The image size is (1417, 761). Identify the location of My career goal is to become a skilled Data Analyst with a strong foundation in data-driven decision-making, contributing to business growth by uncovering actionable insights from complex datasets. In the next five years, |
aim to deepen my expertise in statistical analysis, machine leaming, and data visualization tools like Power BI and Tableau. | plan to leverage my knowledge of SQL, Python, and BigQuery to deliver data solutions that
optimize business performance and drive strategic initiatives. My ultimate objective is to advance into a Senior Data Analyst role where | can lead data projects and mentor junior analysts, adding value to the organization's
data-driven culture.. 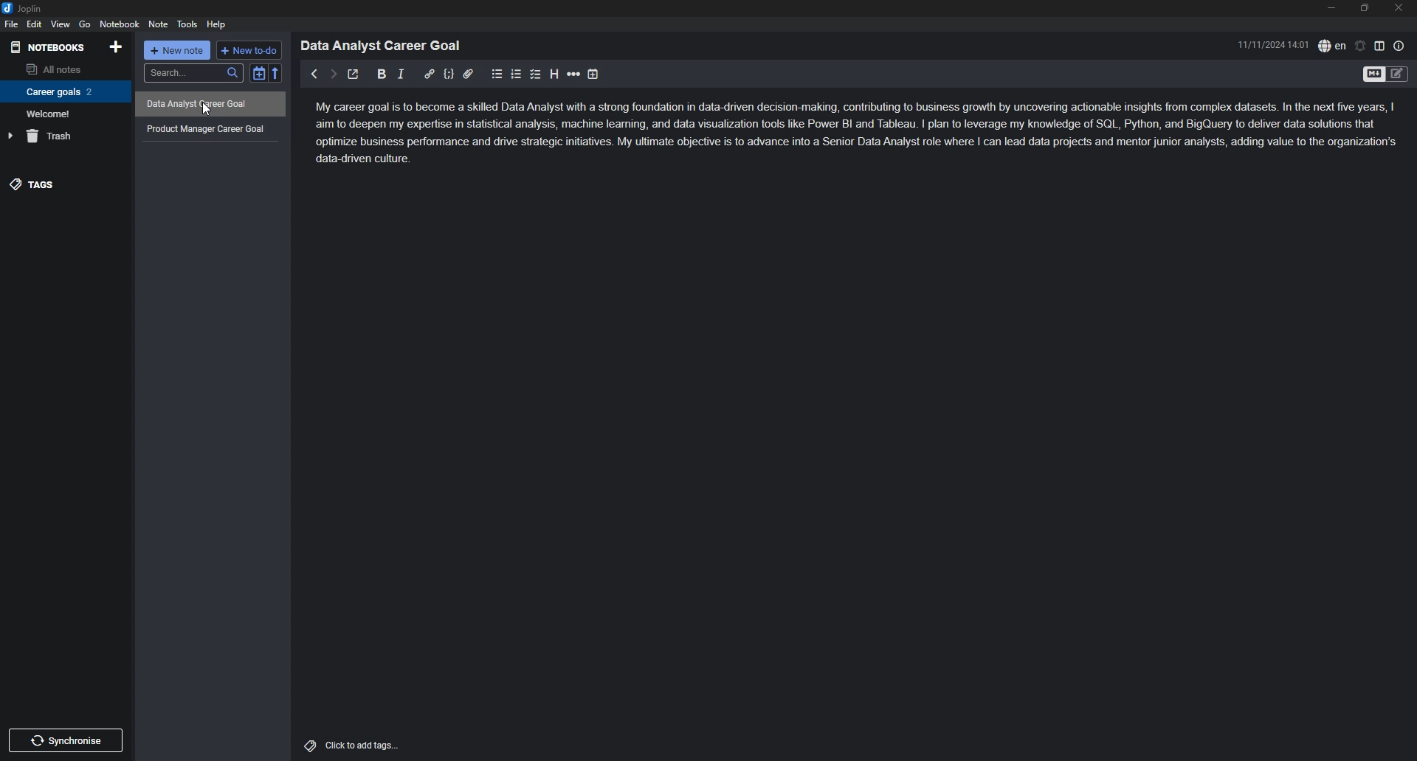
(858, 136).